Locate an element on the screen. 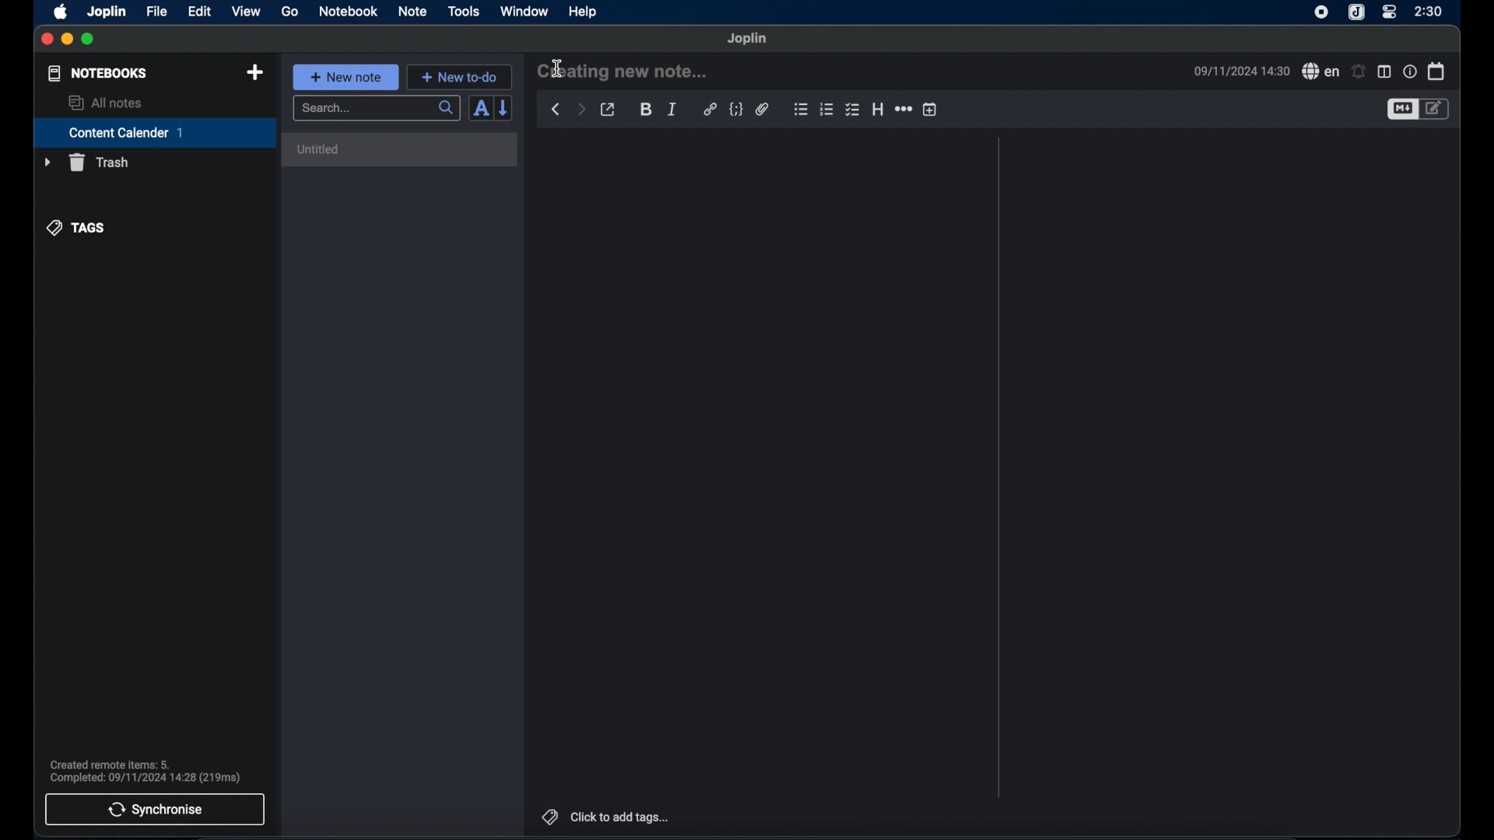  toggle editor layout is located at coordinates (1384, 72).